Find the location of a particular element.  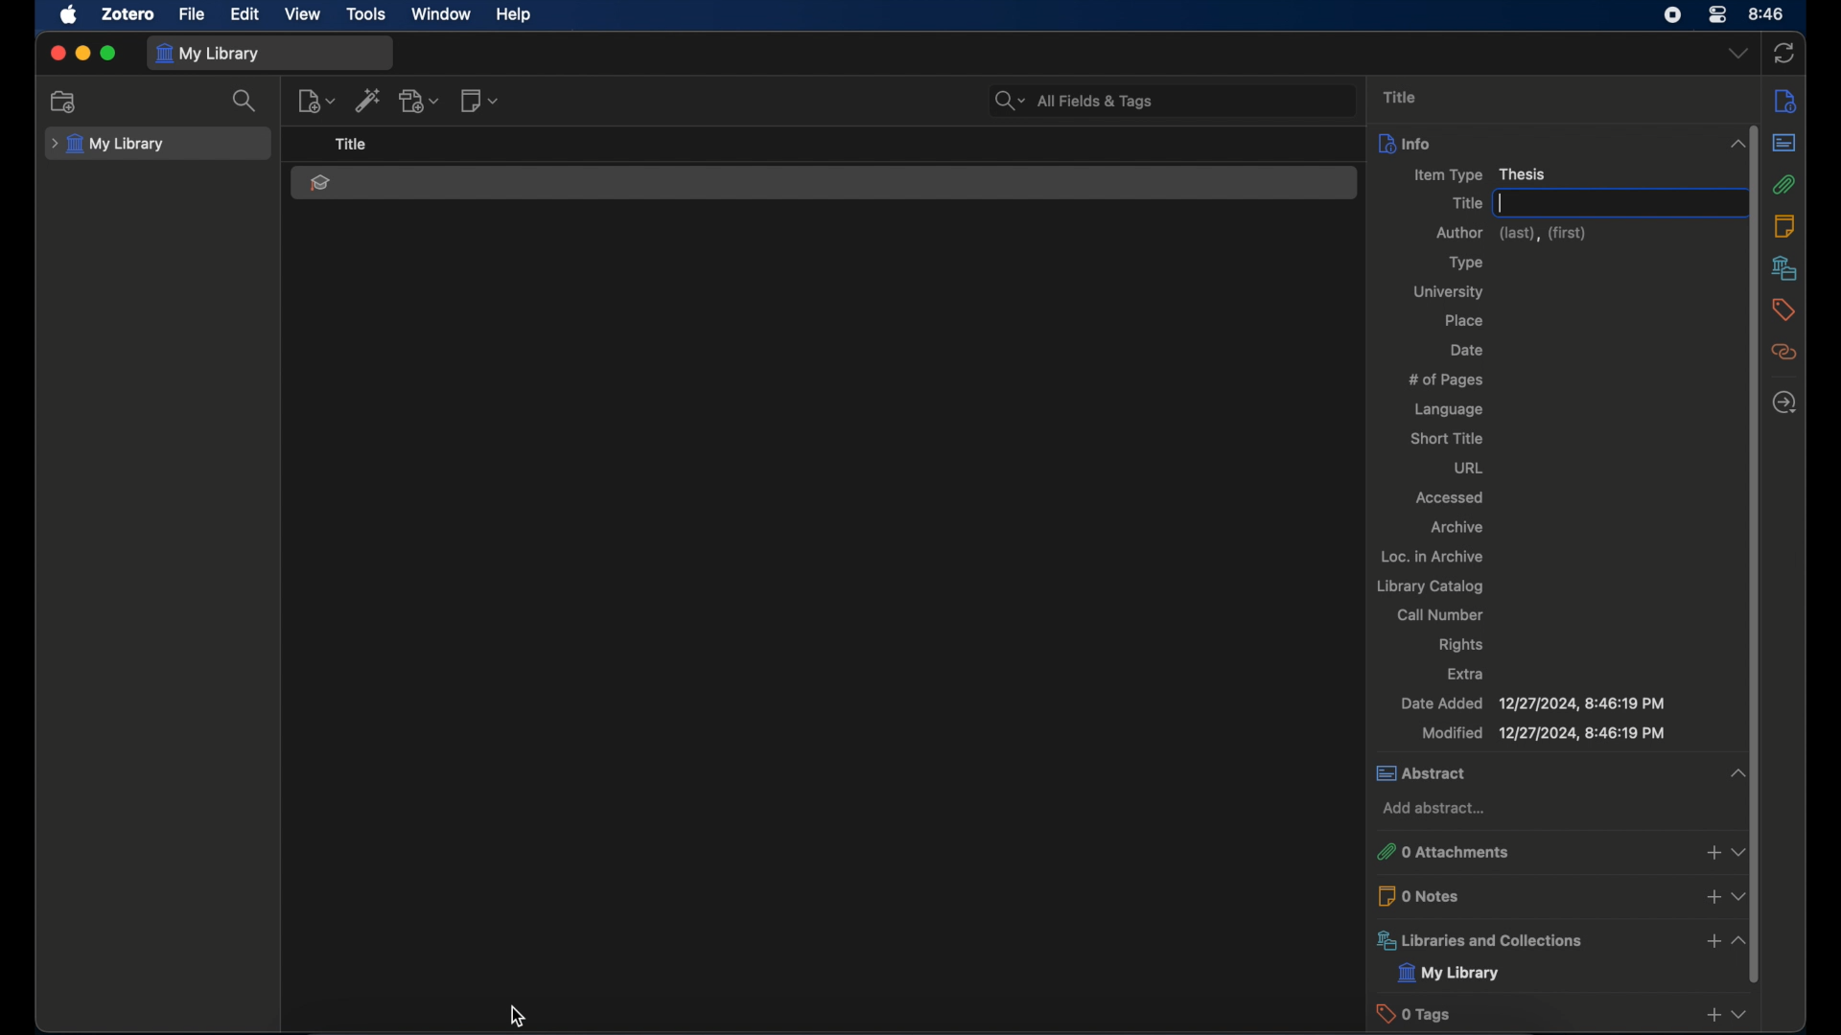

cursor is located at coordinates (524, 1014).